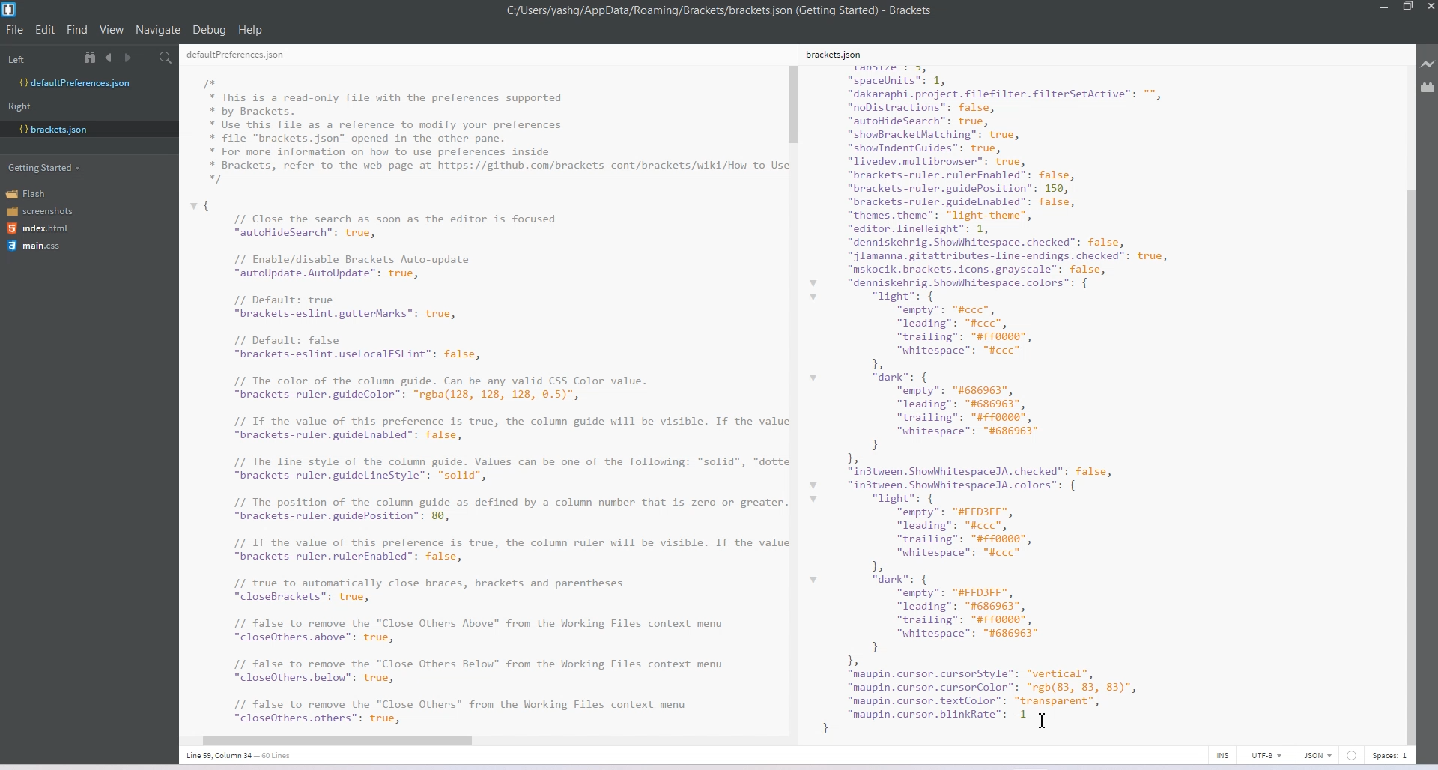 The height and width of the screenshot is (770, 1438). I want to click on Edit, so click(46, 29).